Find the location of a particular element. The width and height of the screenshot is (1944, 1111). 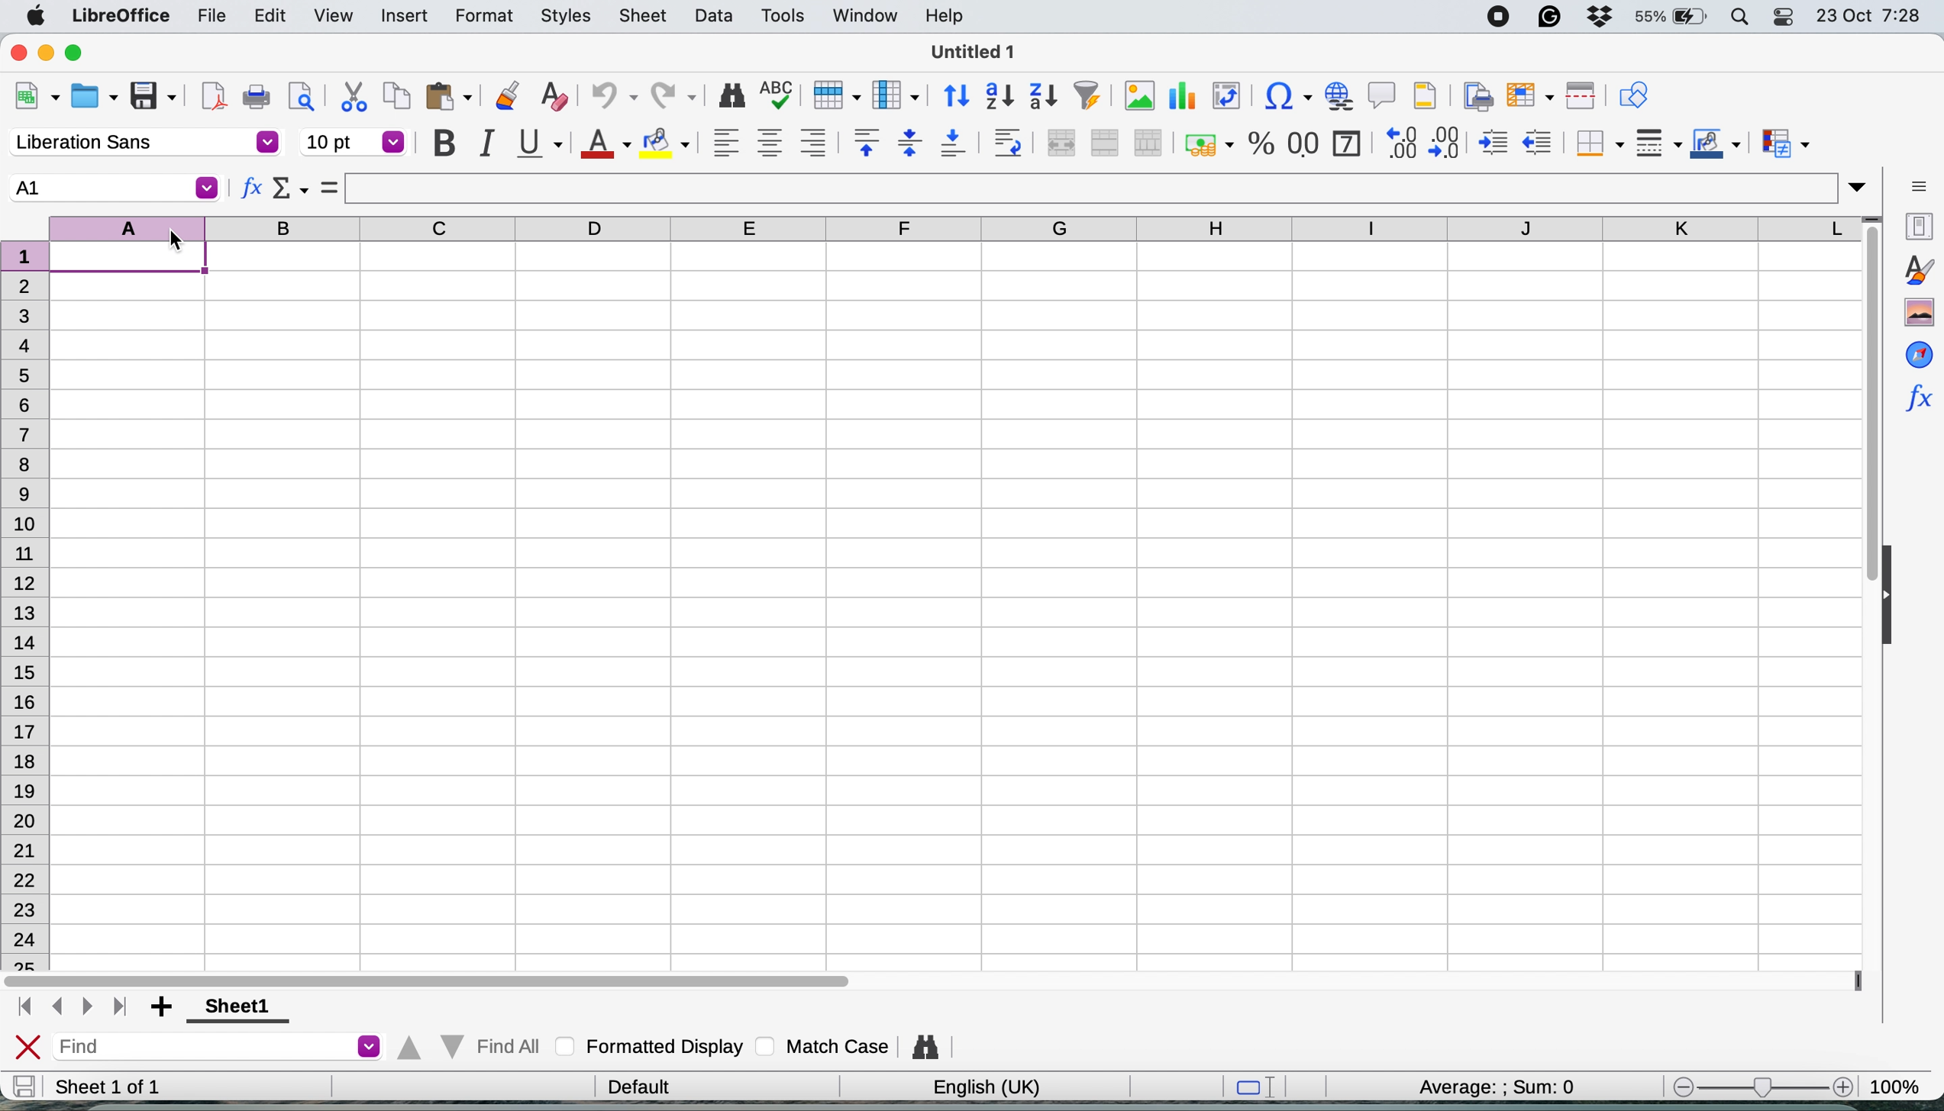

spelling is located at coordinates (777, 95).